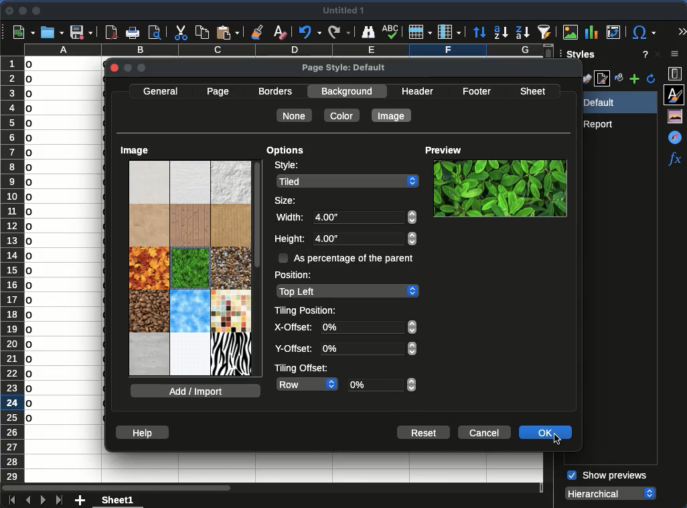 Image resolution: width=687 pixels, height=508 pixels. I want to click on show previews, so click(606, 476).